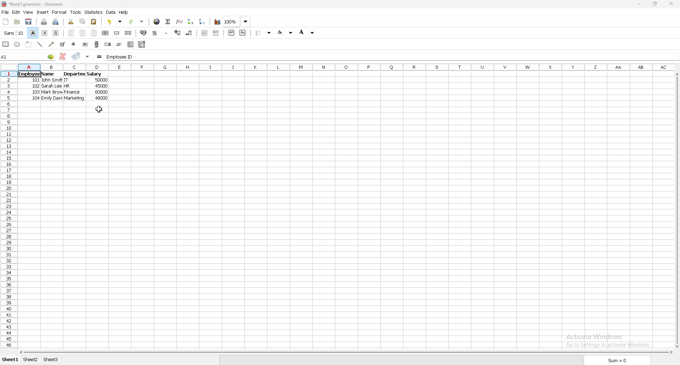  What do you see at coordinates (43, 12) in the screenshot?
I see `insert` at bounding box center [43, 12].